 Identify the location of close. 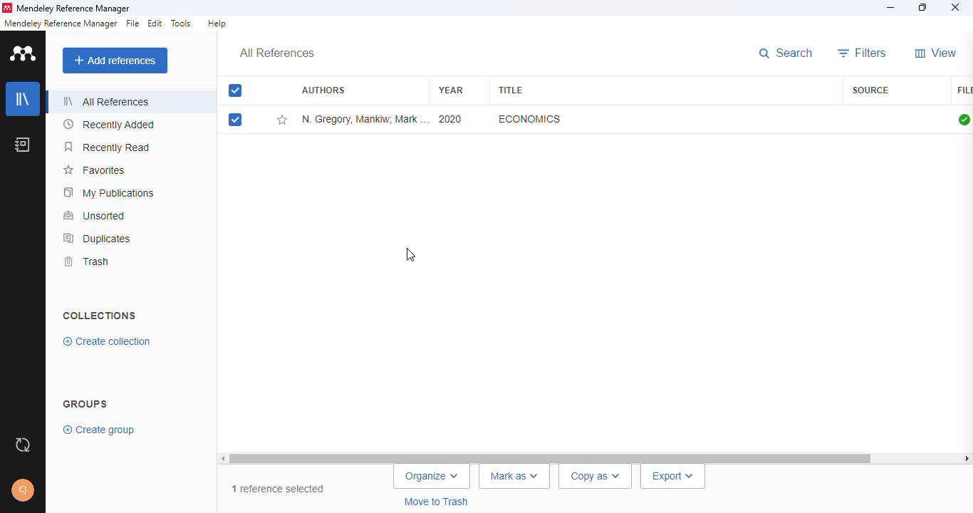
(957, 8).